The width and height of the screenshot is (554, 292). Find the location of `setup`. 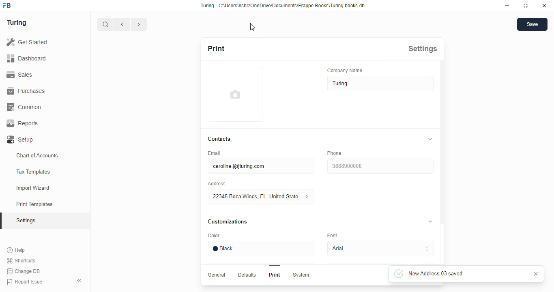

setup is located at coordinates (21, 140).